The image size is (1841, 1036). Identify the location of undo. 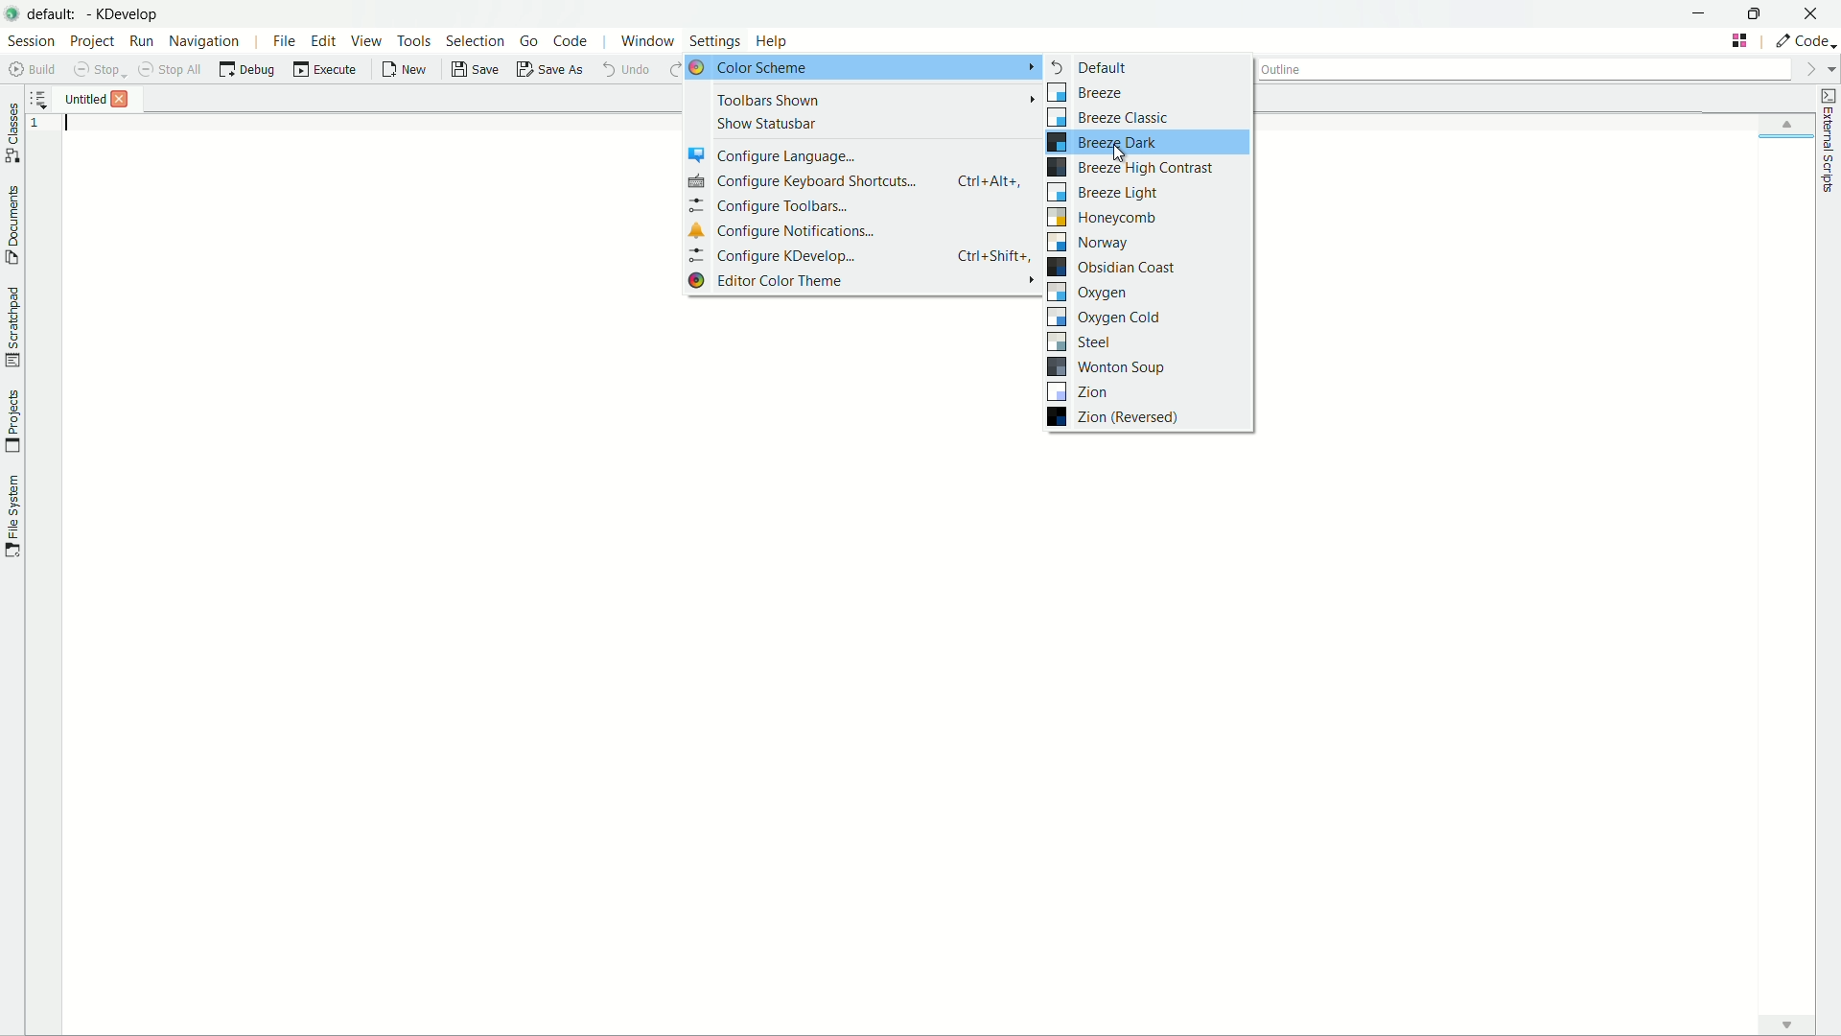
(623, 68).